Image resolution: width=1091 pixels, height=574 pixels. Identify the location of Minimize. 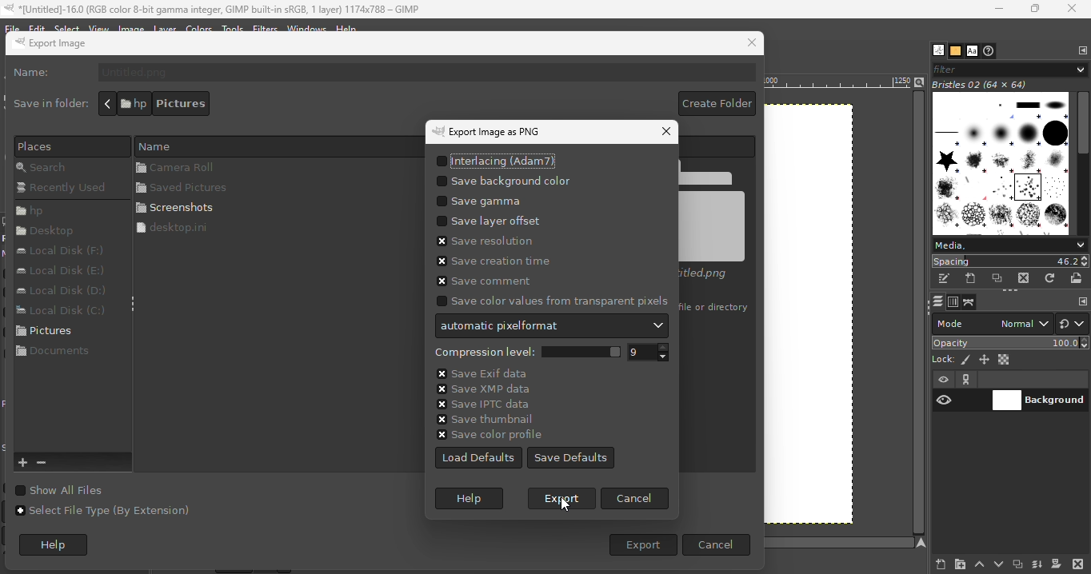
(995, 9).